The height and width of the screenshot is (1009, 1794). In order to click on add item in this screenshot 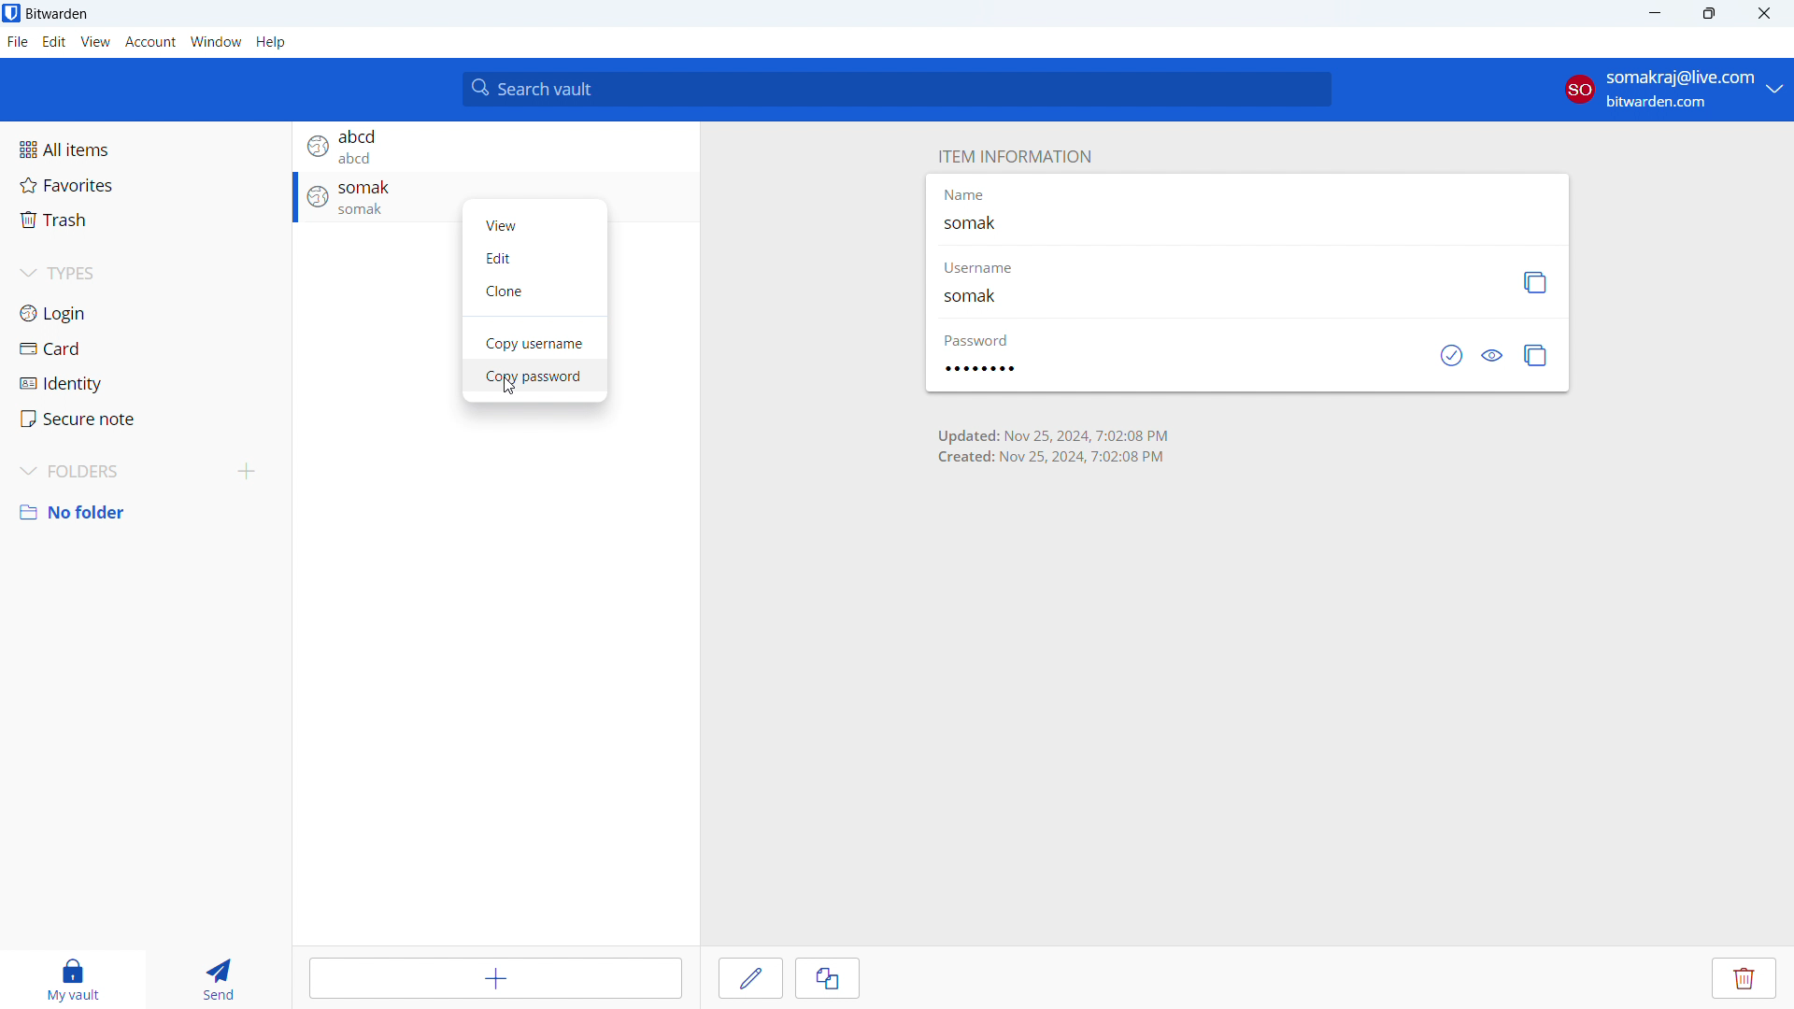, I will do `click(495, 978)`.